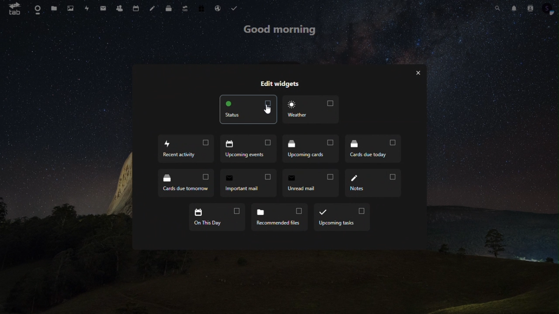  What do you see at coordinates (72, 9) in the screenshot?
I see `image` at bounding box center [72, 9].